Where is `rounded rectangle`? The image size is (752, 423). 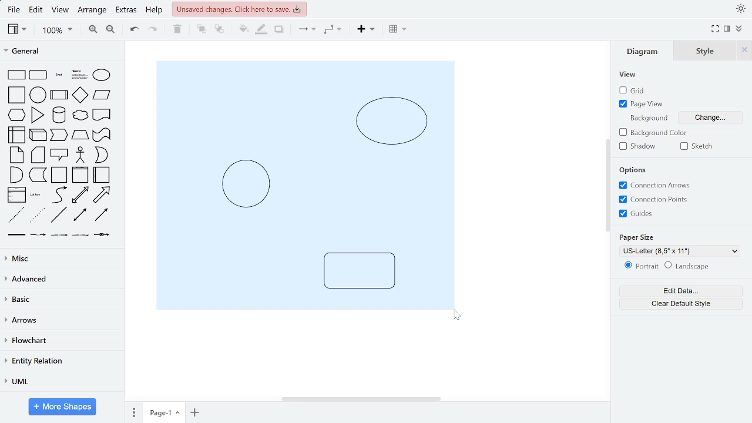
rounded rectangle is located at coordinates (39, 75).